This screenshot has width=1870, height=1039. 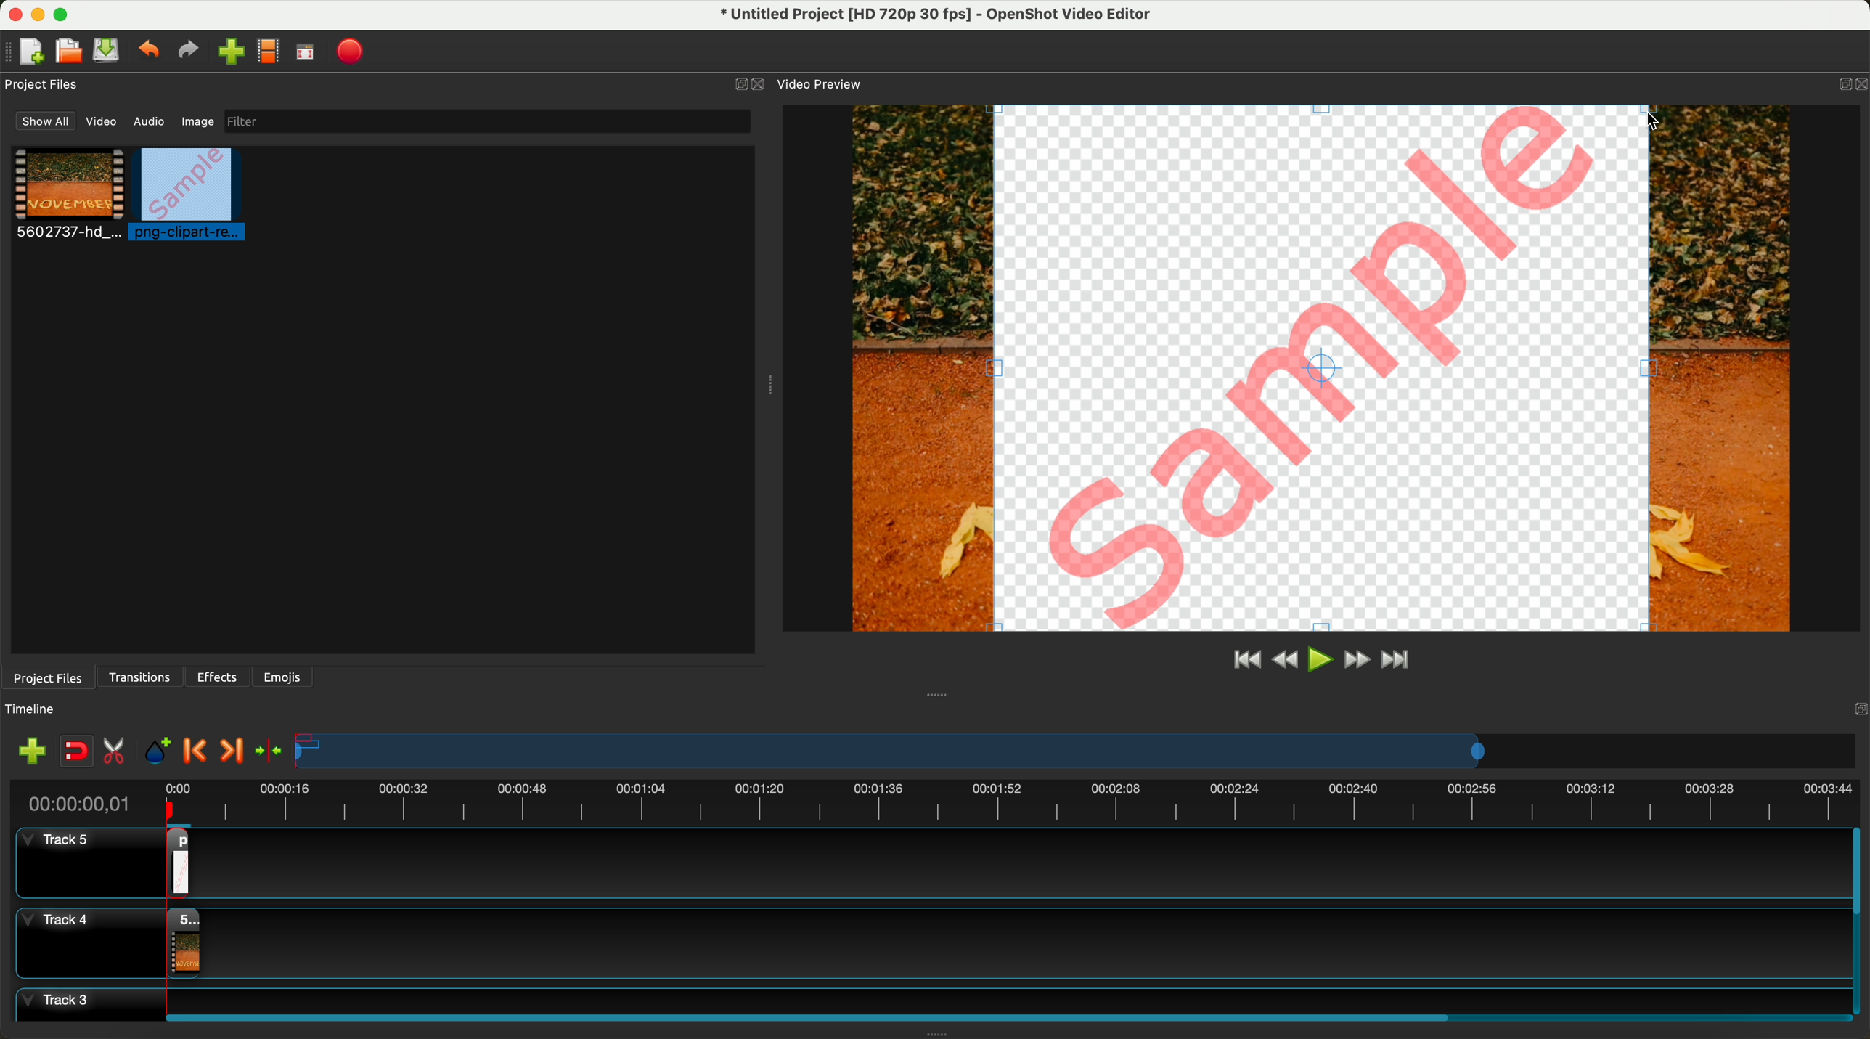 I want to click on file name, so click(x=927, y=17).